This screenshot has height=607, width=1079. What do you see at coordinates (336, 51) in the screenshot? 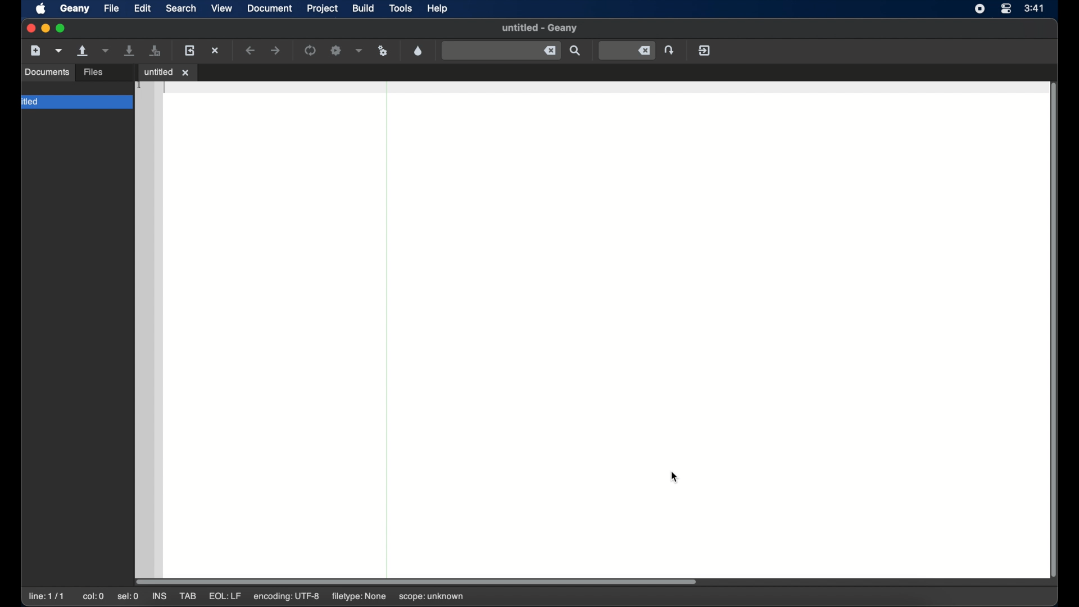
I see `build the current file` at bounding box center [336, 51].